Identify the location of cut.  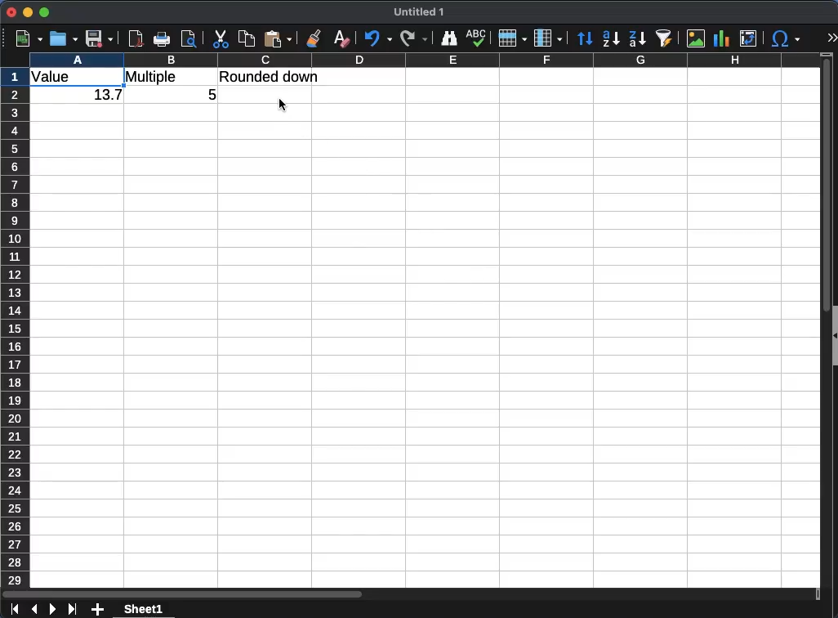
(221, 38).